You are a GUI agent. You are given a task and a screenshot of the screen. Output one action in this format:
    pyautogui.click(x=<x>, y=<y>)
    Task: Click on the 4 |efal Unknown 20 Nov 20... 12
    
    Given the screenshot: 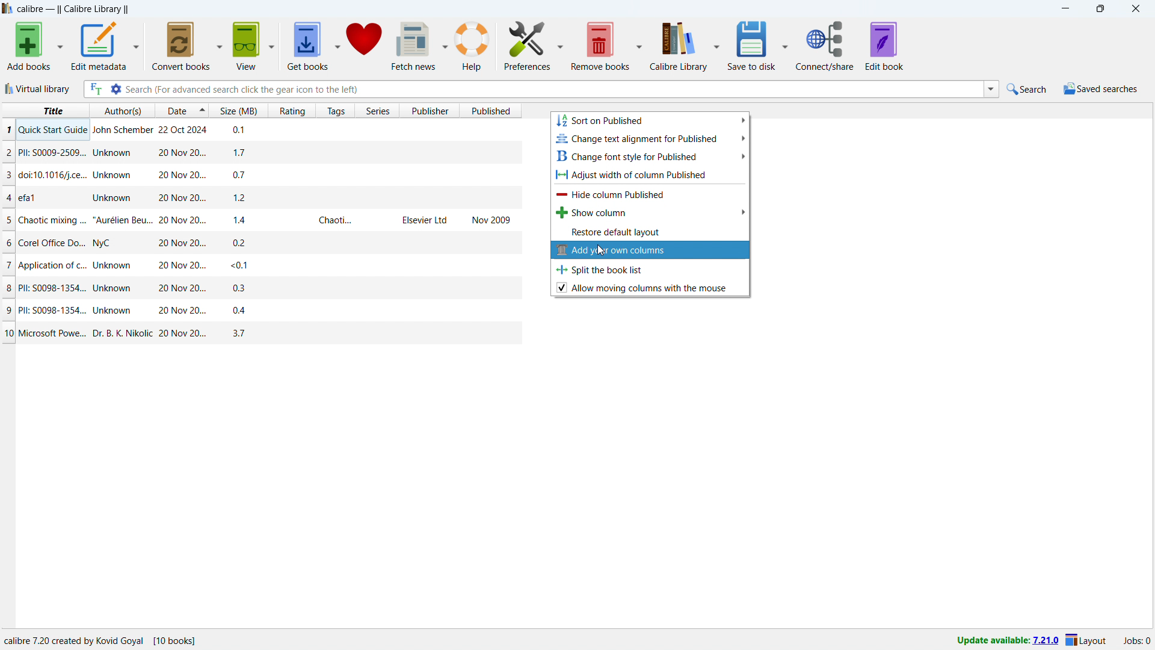 What is the action you would take?
    pyautogui.click(x=262, y=196)
    